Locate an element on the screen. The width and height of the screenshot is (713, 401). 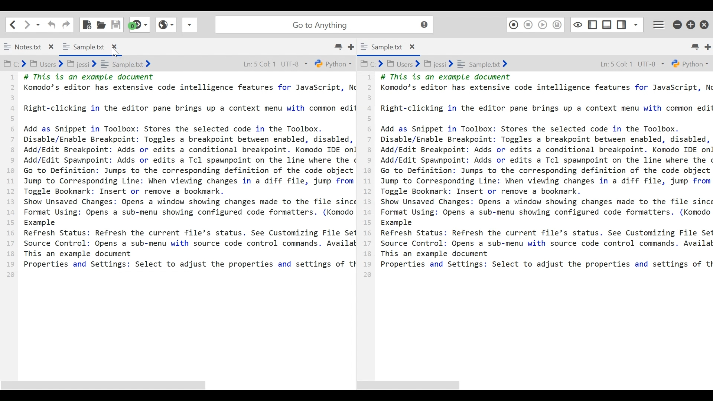
UTF-8 is located at coordinates (653, 63).